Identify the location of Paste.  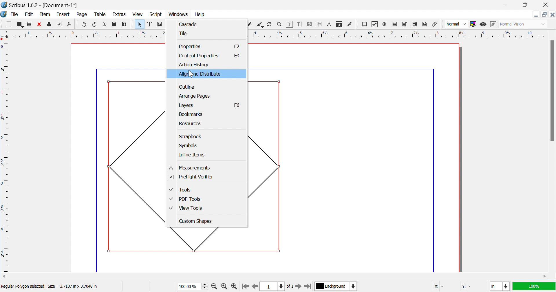
(125, 24).